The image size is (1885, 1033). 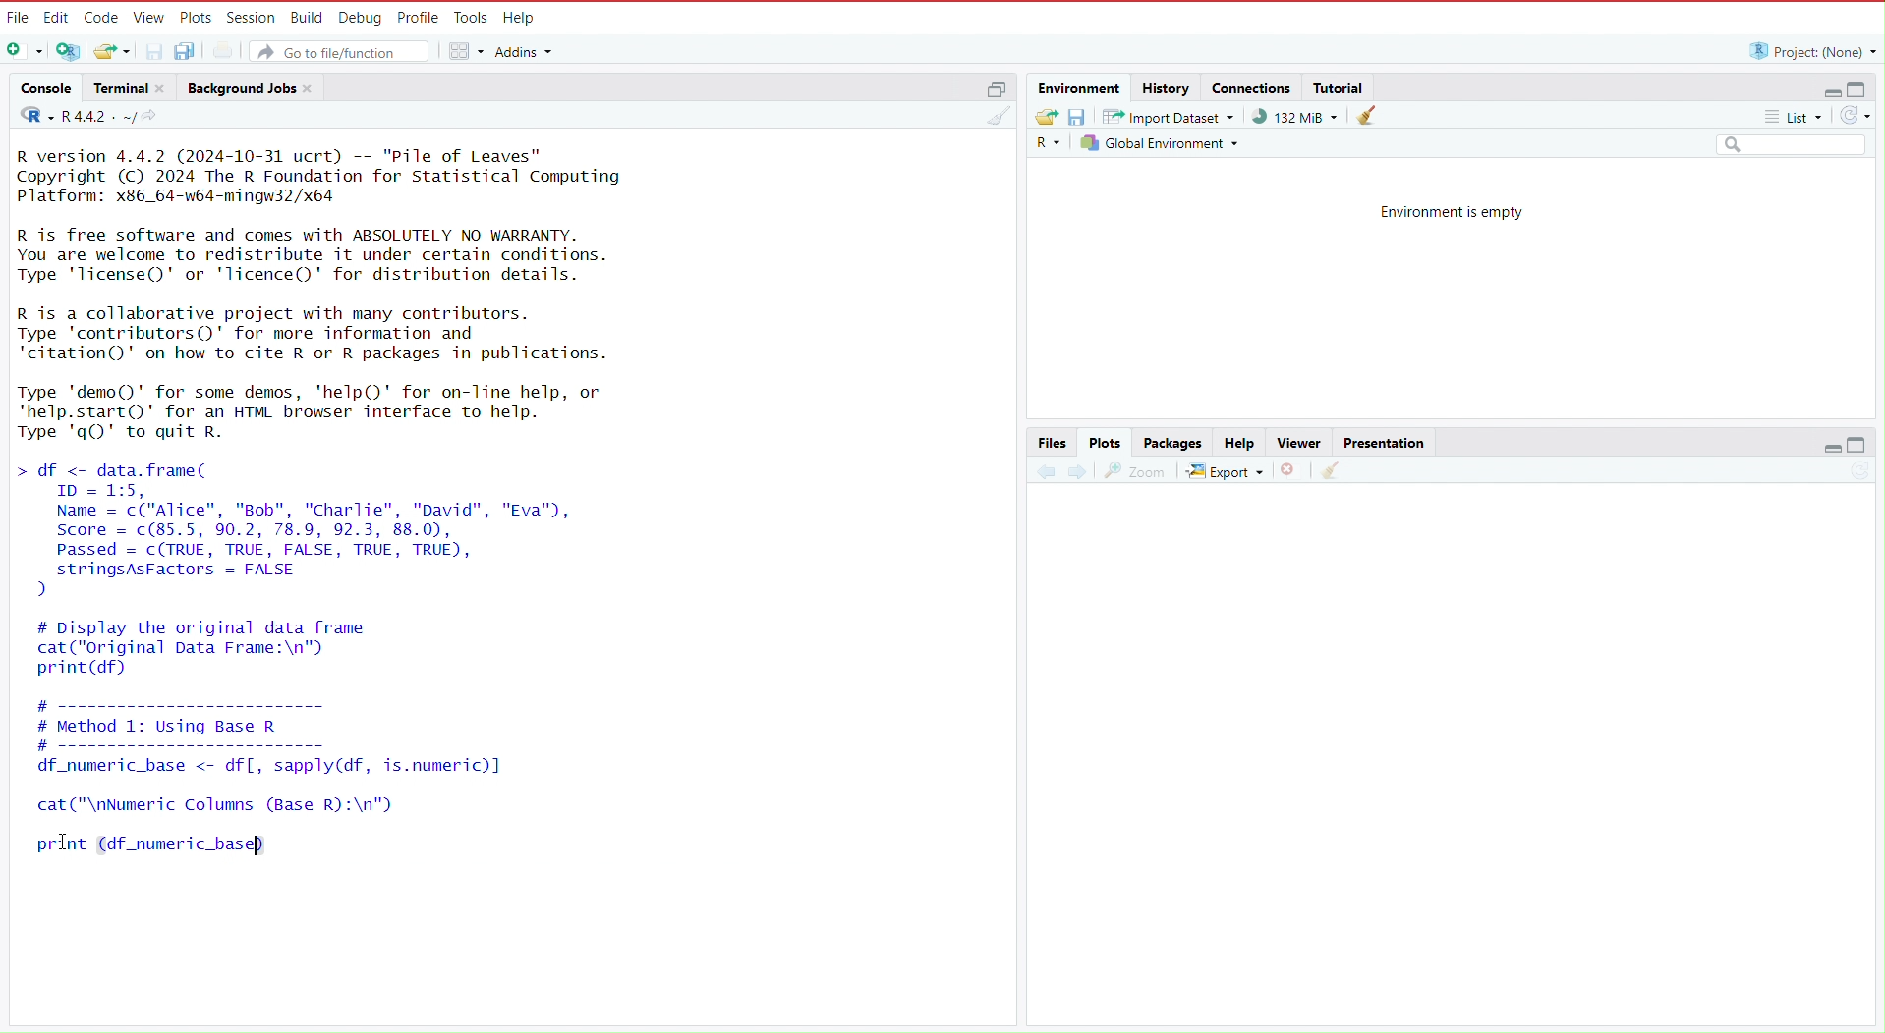 What do you see at coordinates (1794, 142) in the screenshot?
I see `Search field` at bounding box center [1794, 142].